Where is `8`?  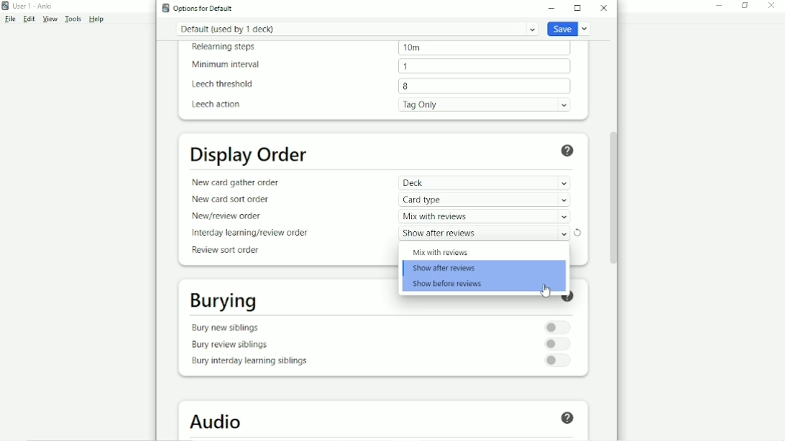
8 is located at coordinates (485, 85).